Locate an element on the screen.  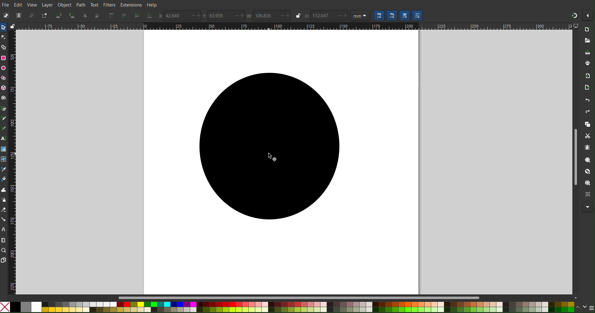
Send to Top is located at coordinates (112, 16).